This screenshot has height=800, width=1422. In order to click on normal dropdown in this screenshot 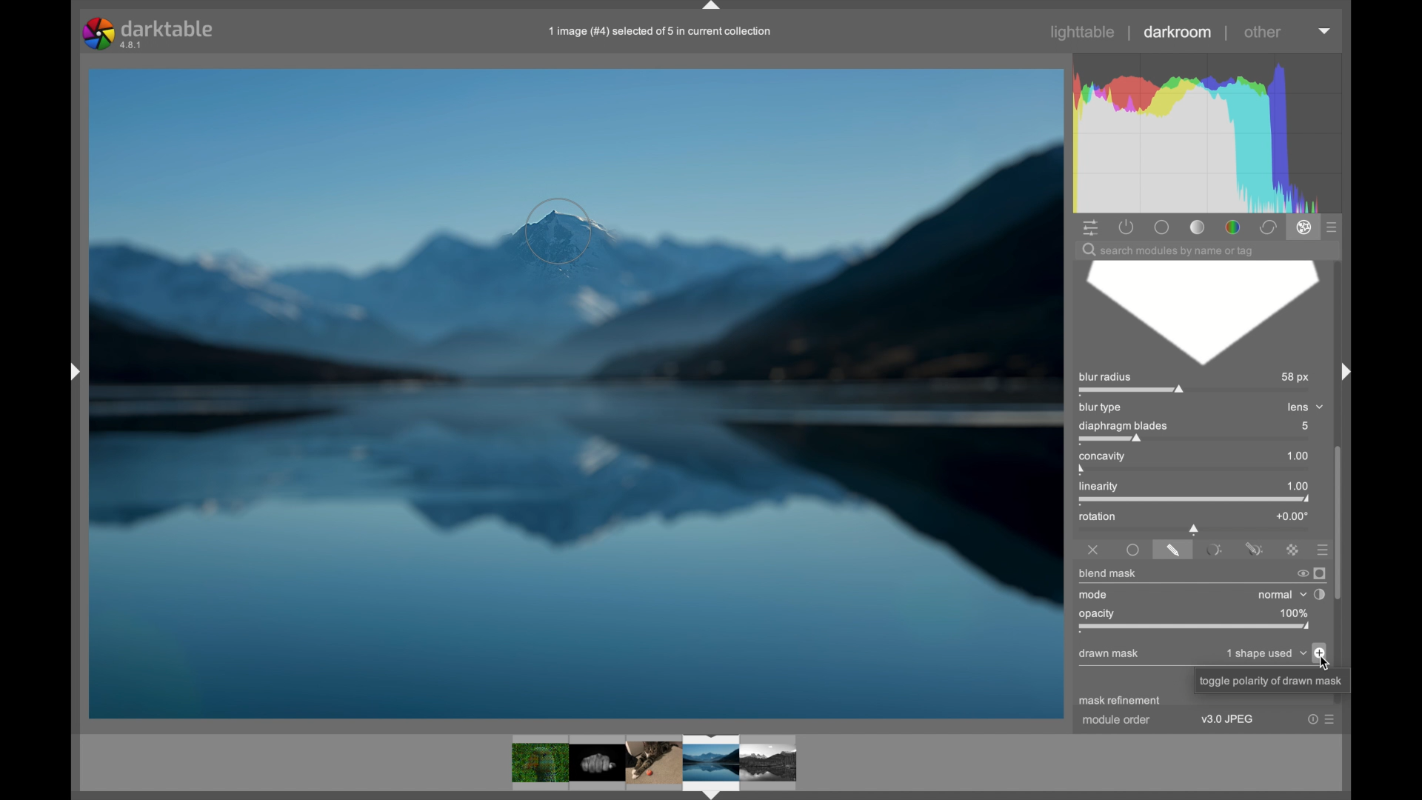, I will do `click(1281, 594)`.